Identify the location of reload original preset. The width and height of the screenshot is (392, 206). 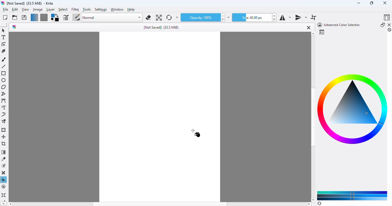
(169, 17).